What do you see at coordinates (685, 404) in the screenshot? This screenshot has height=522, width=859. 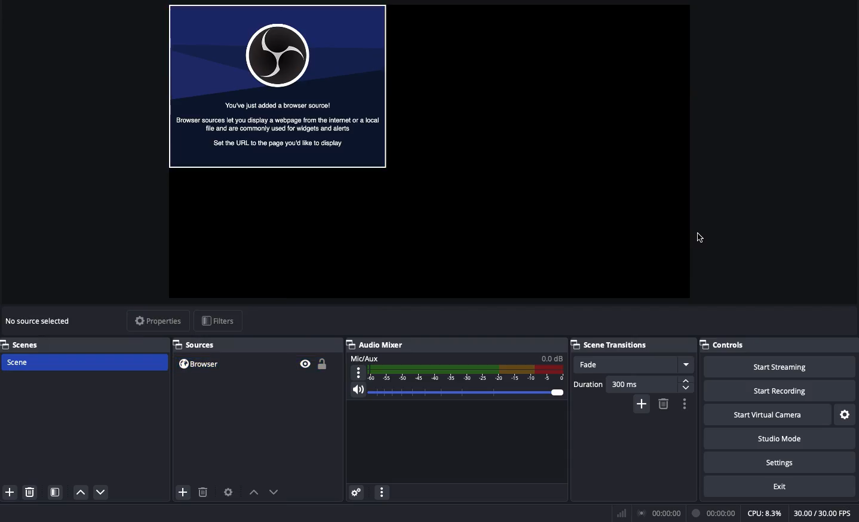 I see `Options` at bounding box center [685, 404].